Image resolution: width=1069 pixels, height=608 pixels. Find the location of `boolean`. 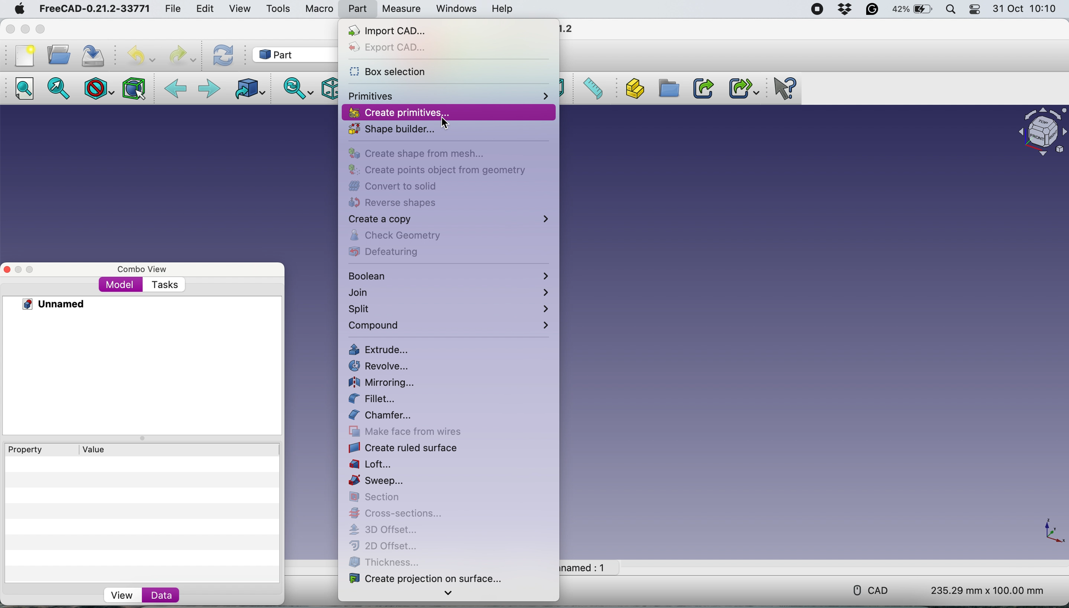

boolean is located at coordinates (451, 275).